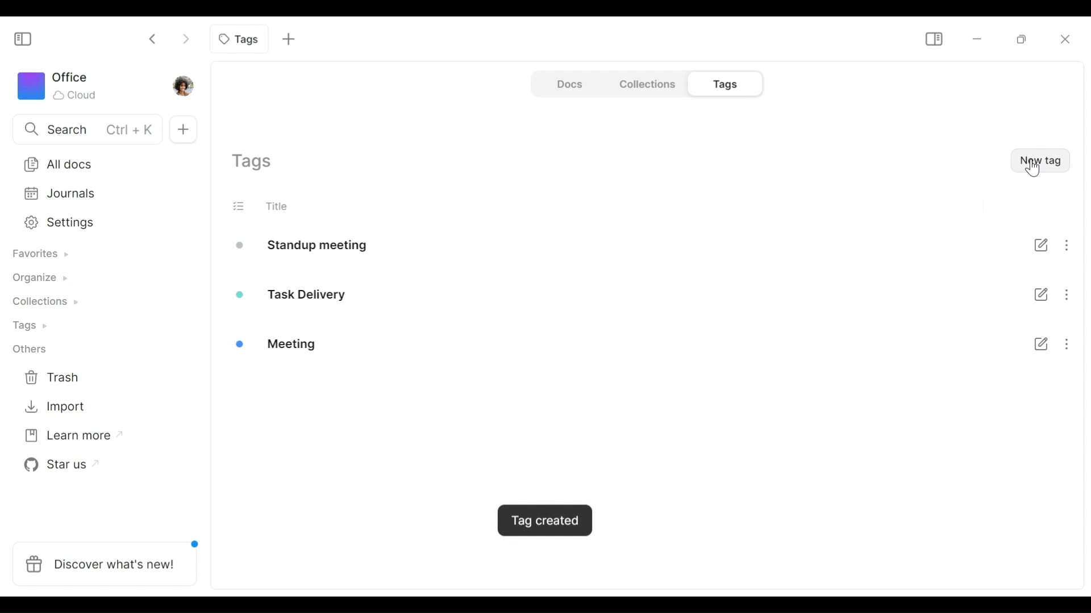 Image resolution: width=1091 pixels, height=613 pixels. I want to click on All documents, so click(101, 165).